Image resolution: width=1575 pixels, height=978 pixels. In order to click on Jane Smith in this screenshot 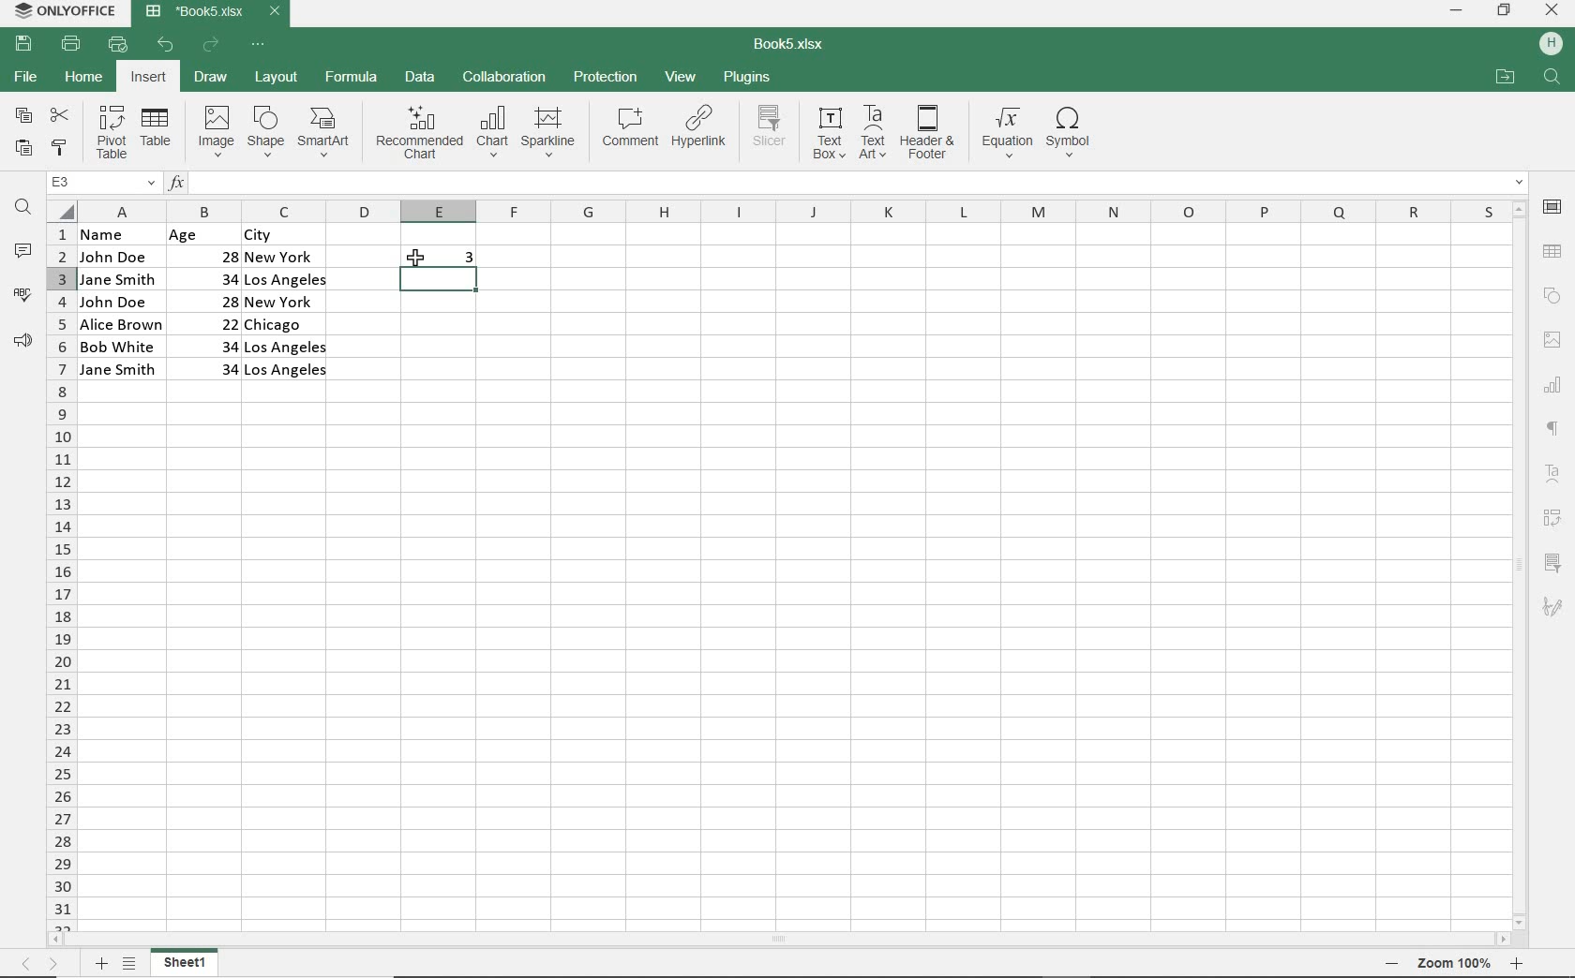, I will do `click(119, 370)`.